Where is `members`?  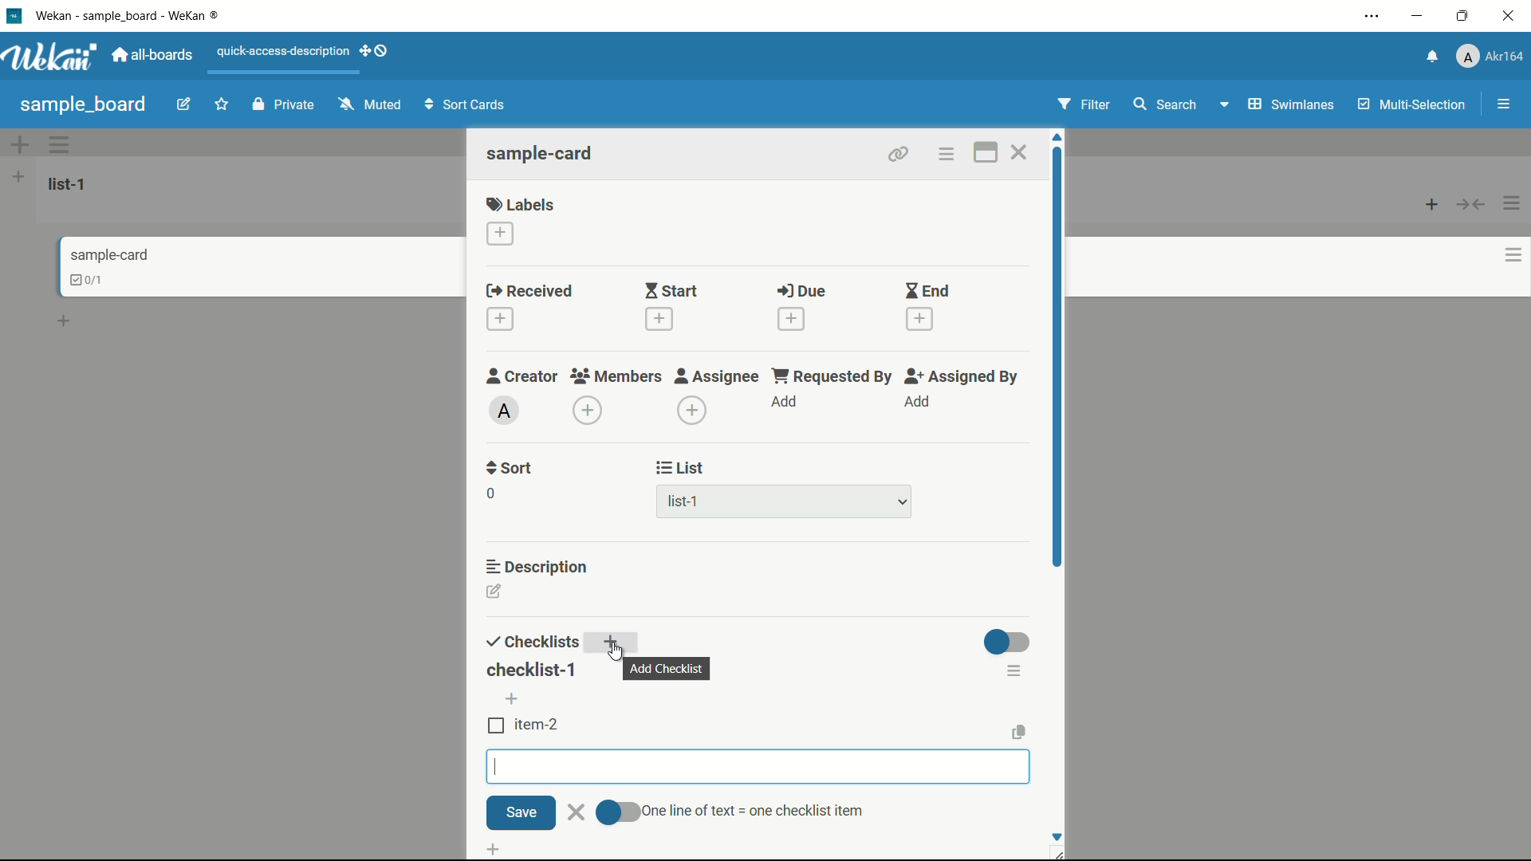
members is located at coordinates (615, 377).